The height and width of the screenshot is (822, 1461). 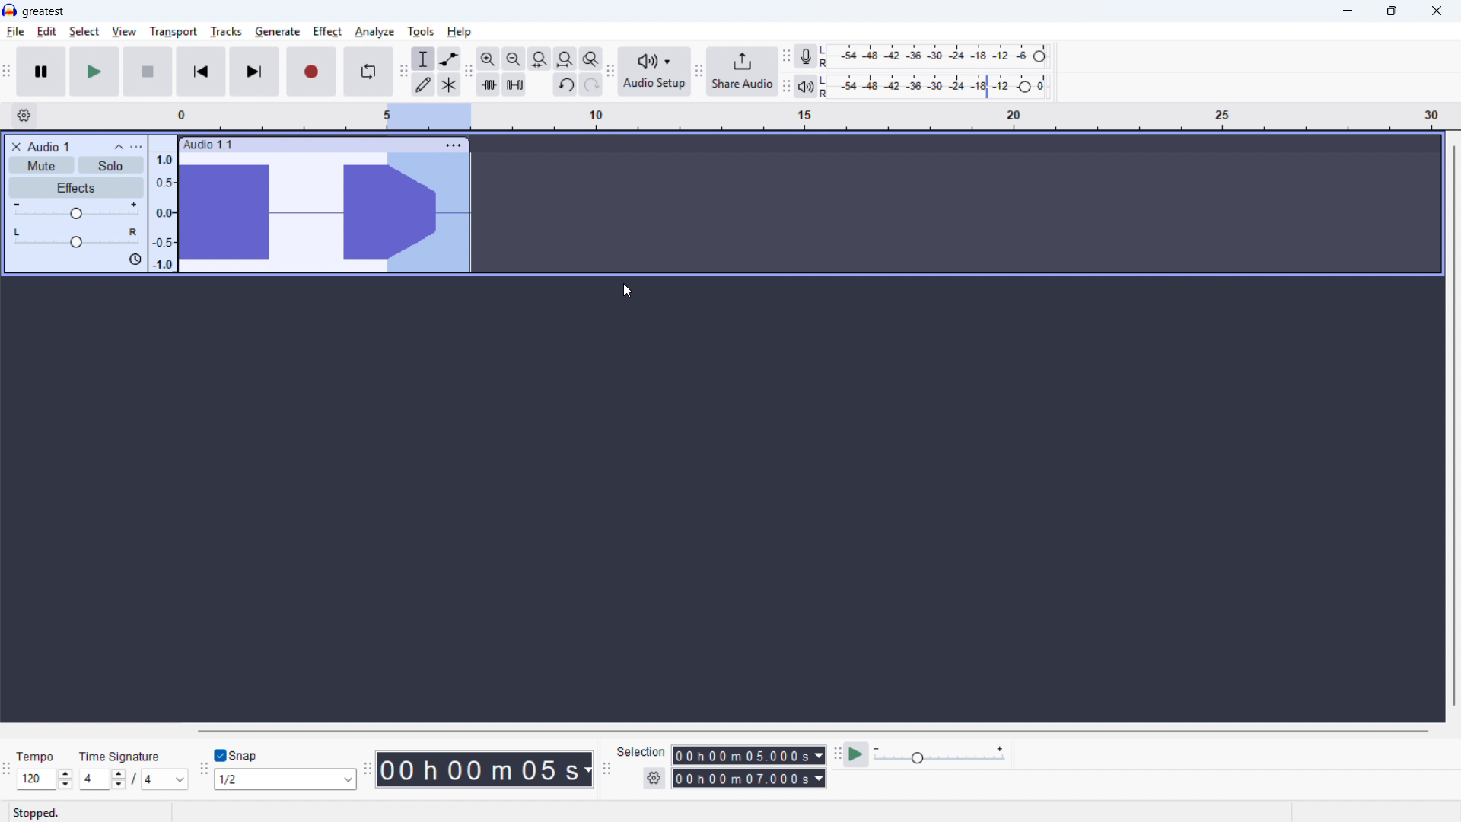 What do you see at coordinates (641, 752) in the screenshot?
I see `selection` at bounding box center [641, 752].